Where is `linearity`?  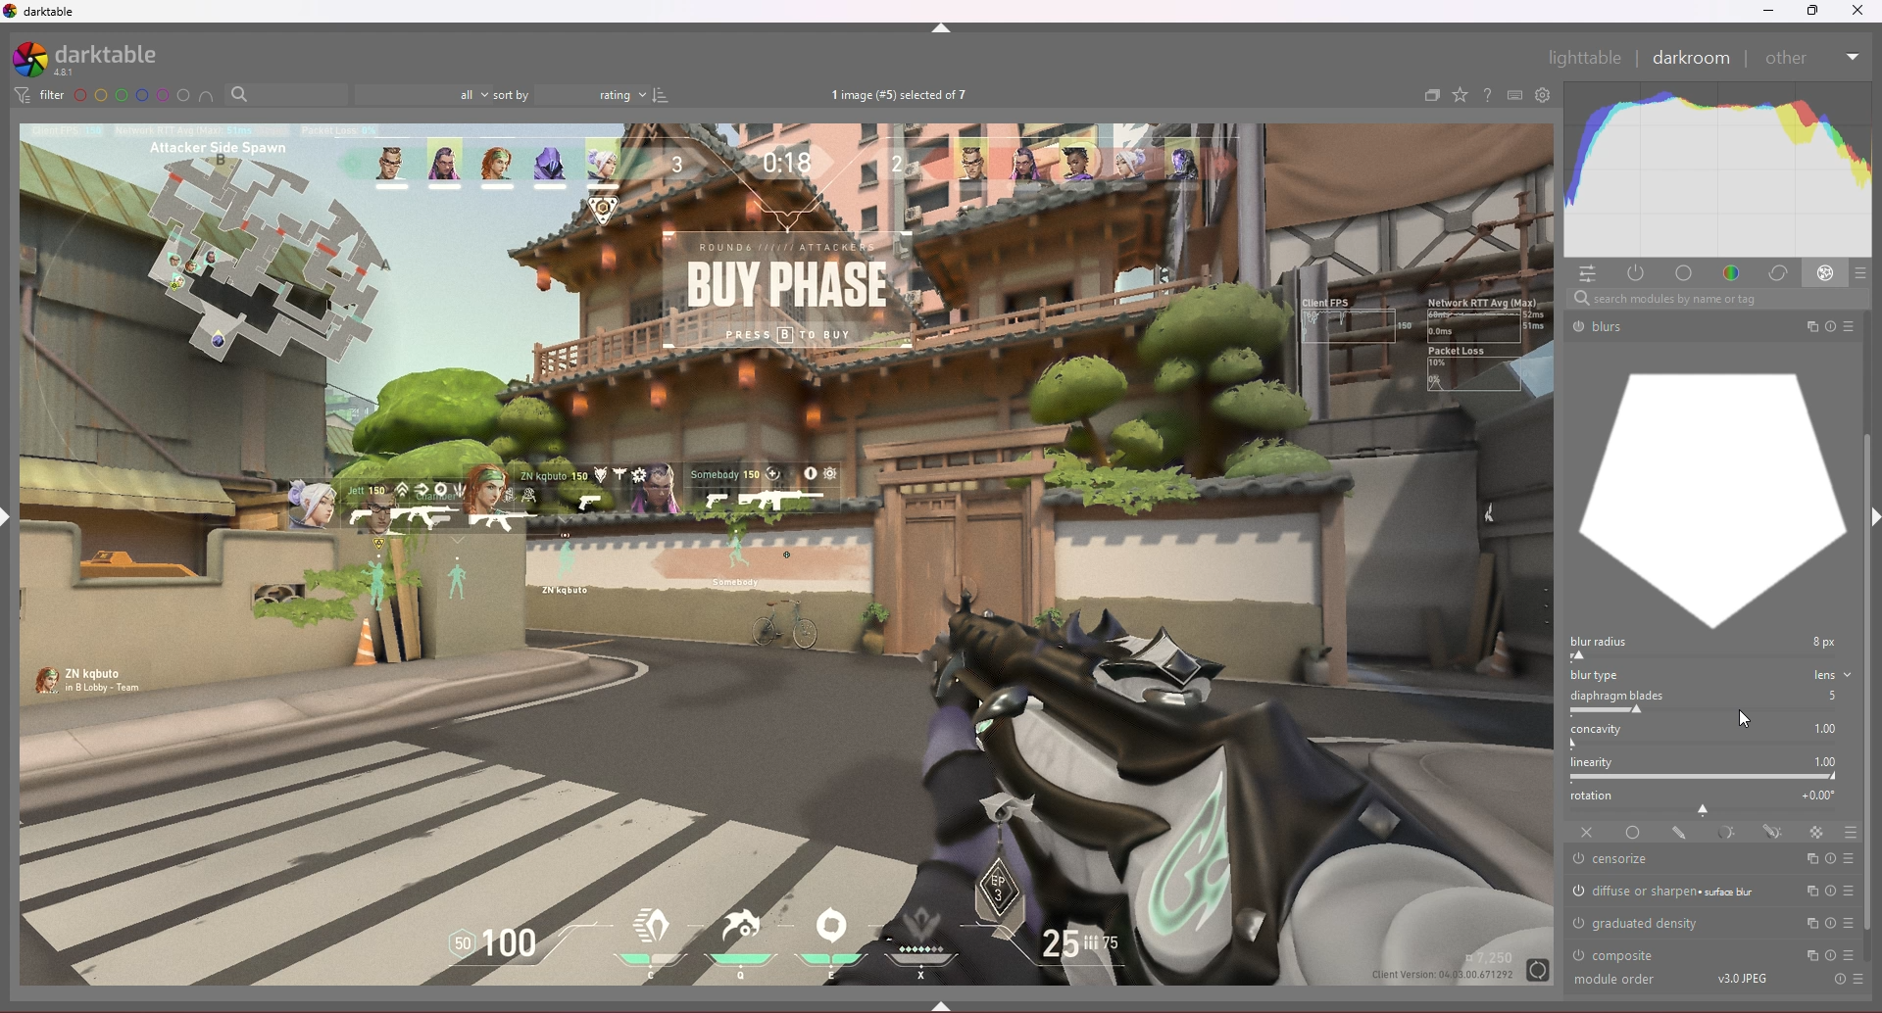 linearity is located at coordinates (1711, 769).